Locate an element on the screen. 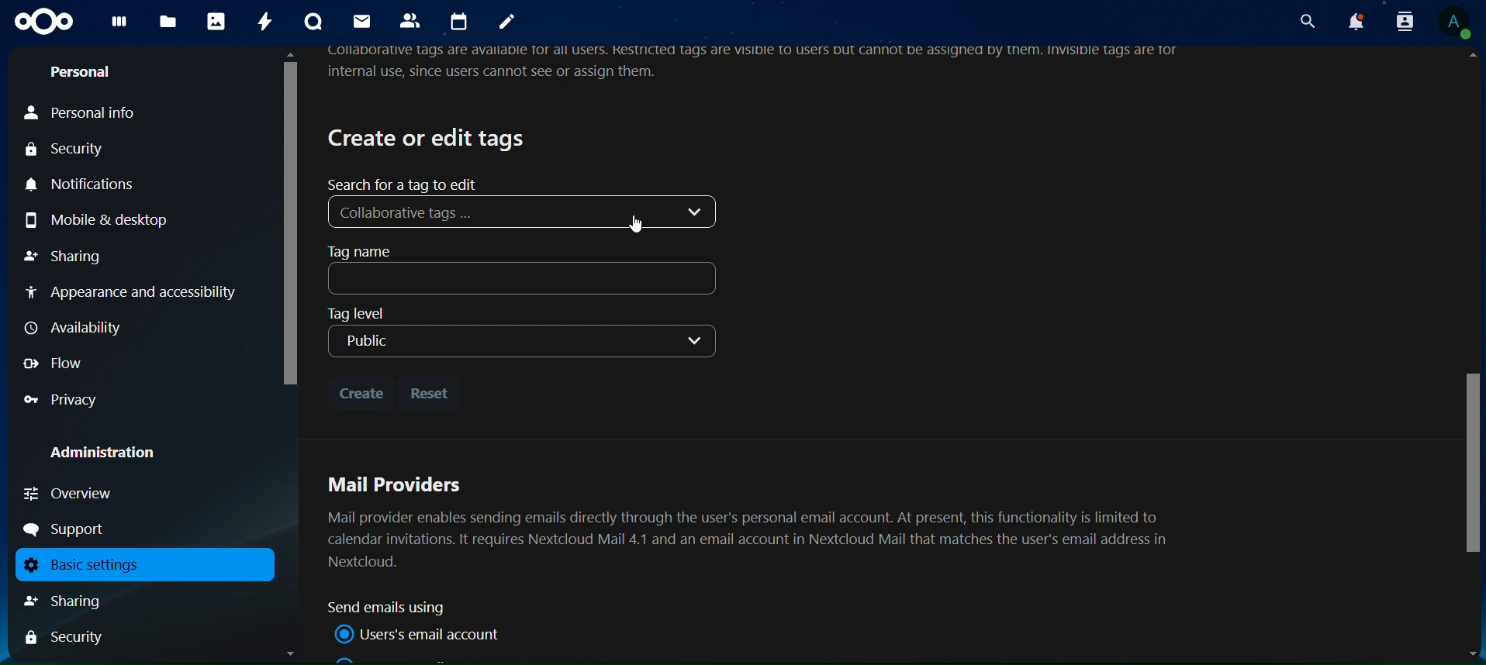  dashboard is located at coordinates (119, 26).